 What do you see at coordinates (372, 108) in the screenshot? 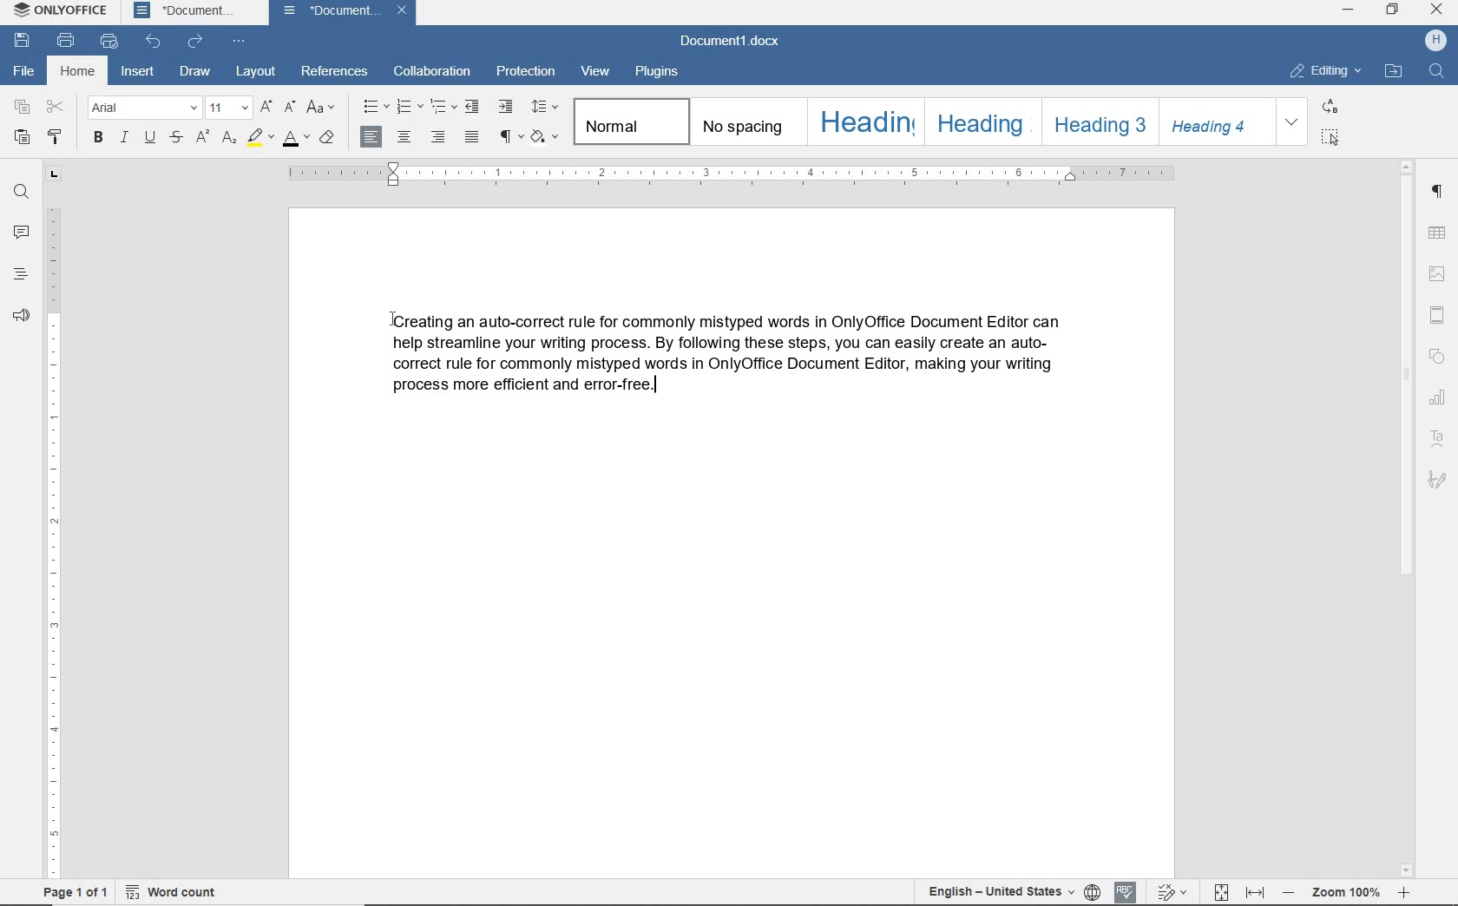
I see `bullets` at bounding box center [372, 108].